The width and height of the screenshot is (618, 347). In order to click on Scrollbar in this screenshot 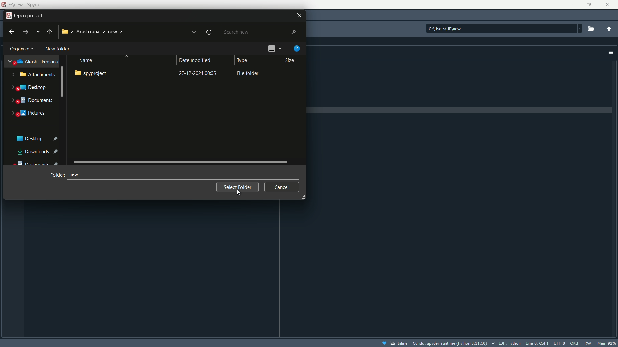, I will do `click(62, 83)`.